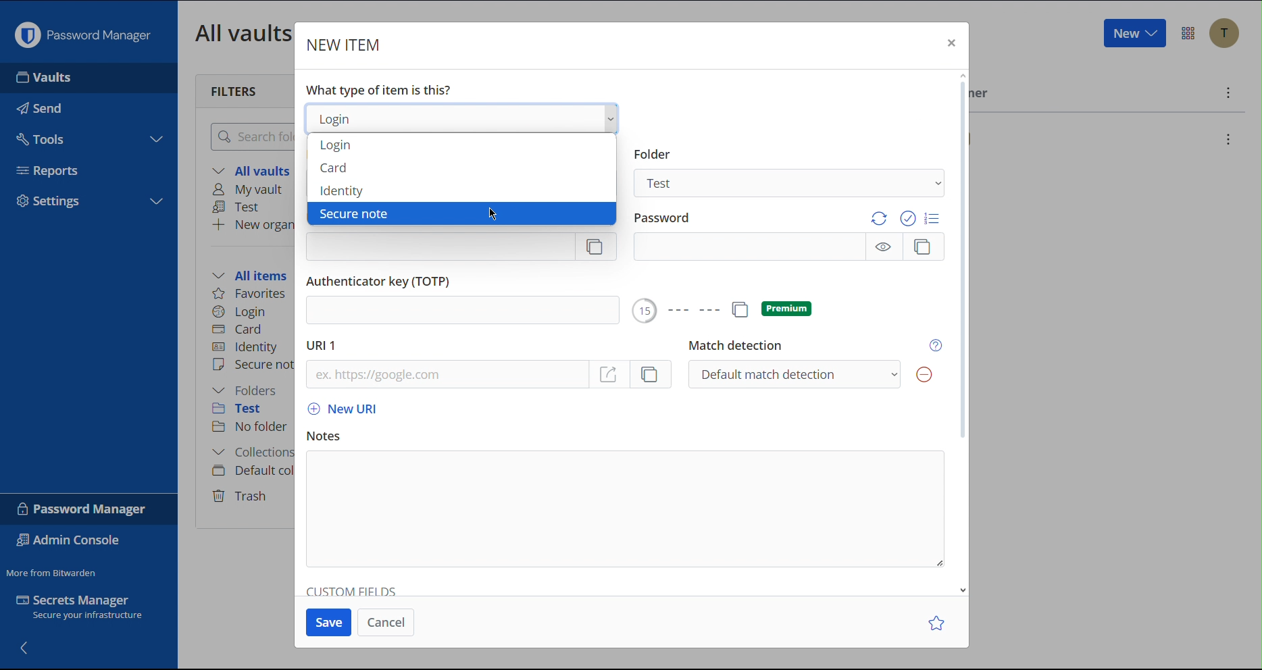  I want to click on Password Options, so click(905, 218).